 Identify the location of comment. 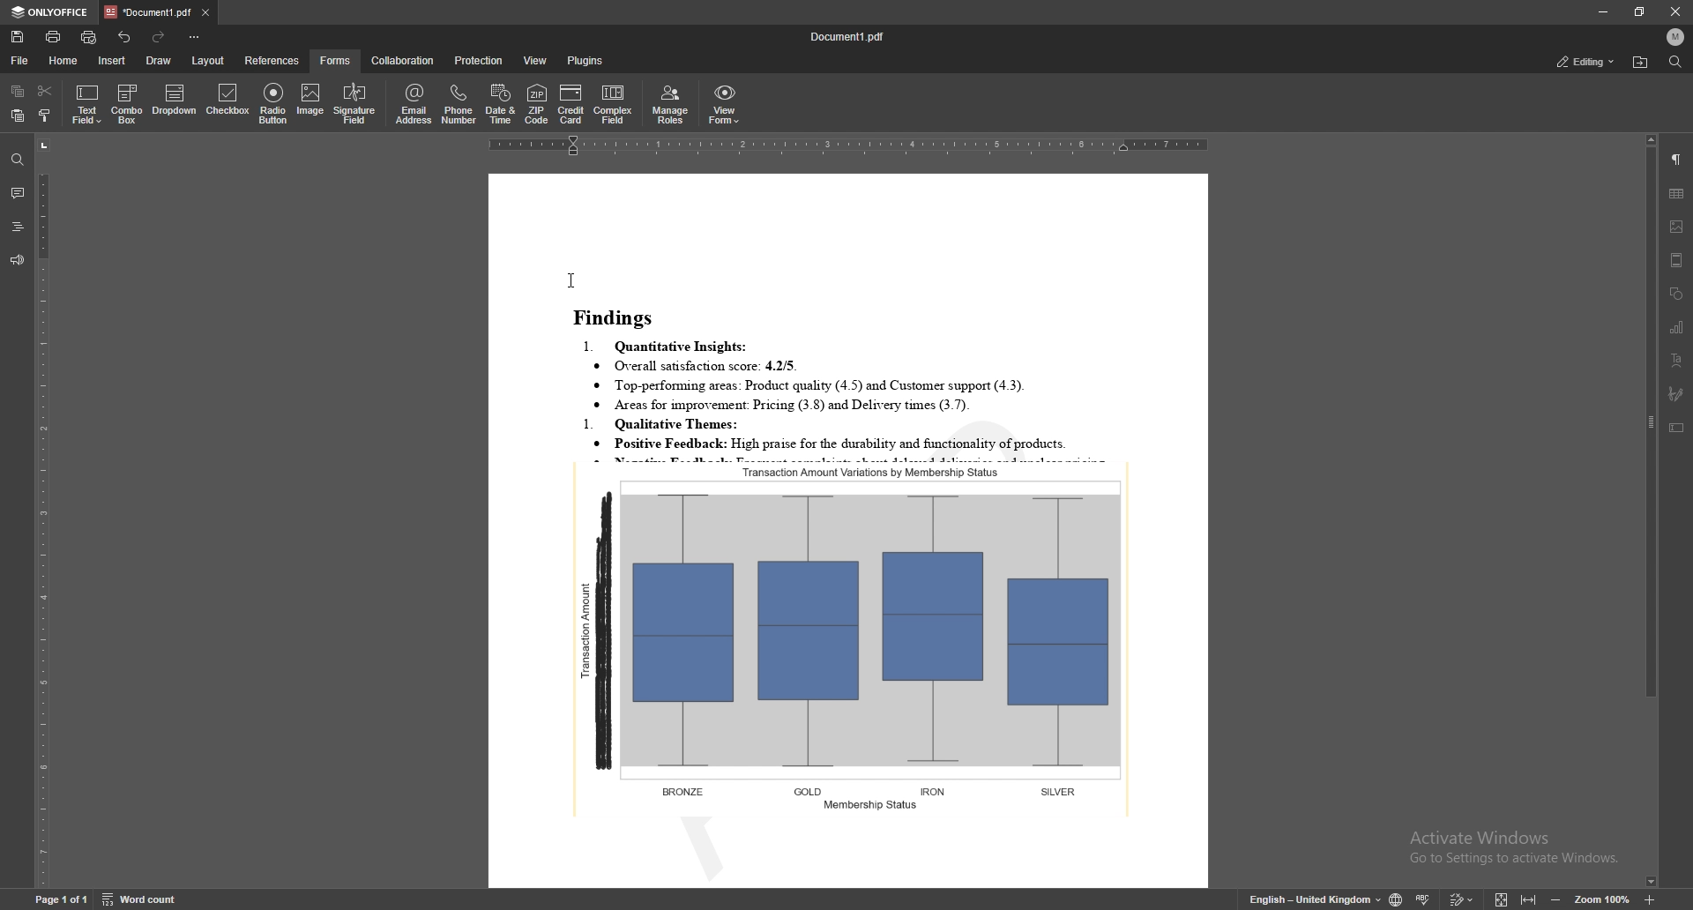
(17, 193).